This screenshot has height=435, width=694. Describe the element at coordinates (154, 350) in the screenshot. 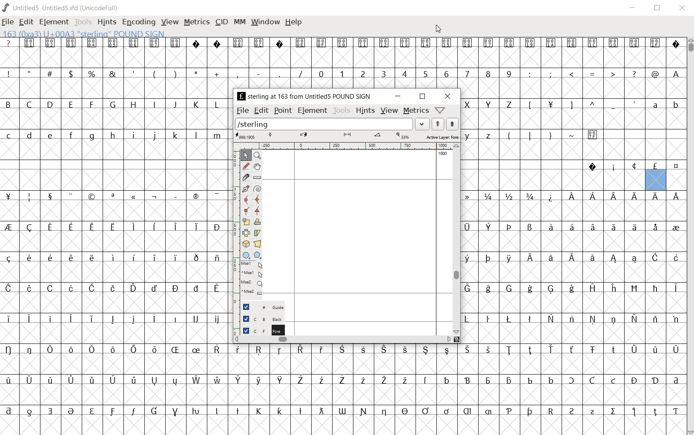

I see `Symbol` at that location.